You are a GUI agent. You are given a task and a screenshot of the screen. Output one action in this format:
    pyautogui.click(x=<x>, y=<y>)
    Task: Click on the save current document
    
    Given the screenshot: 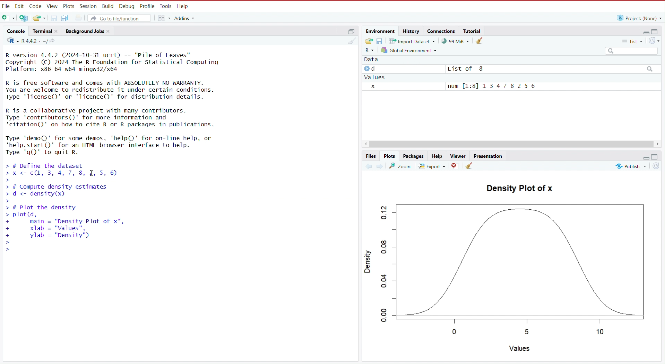 What is the action you would take?
    pyautogui.click(x=54, y=18)
    